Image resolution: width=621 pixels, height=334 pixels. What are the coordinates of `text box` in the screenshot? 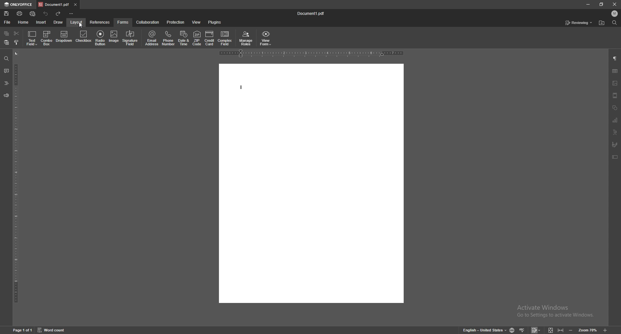 It's located at (615, 157).